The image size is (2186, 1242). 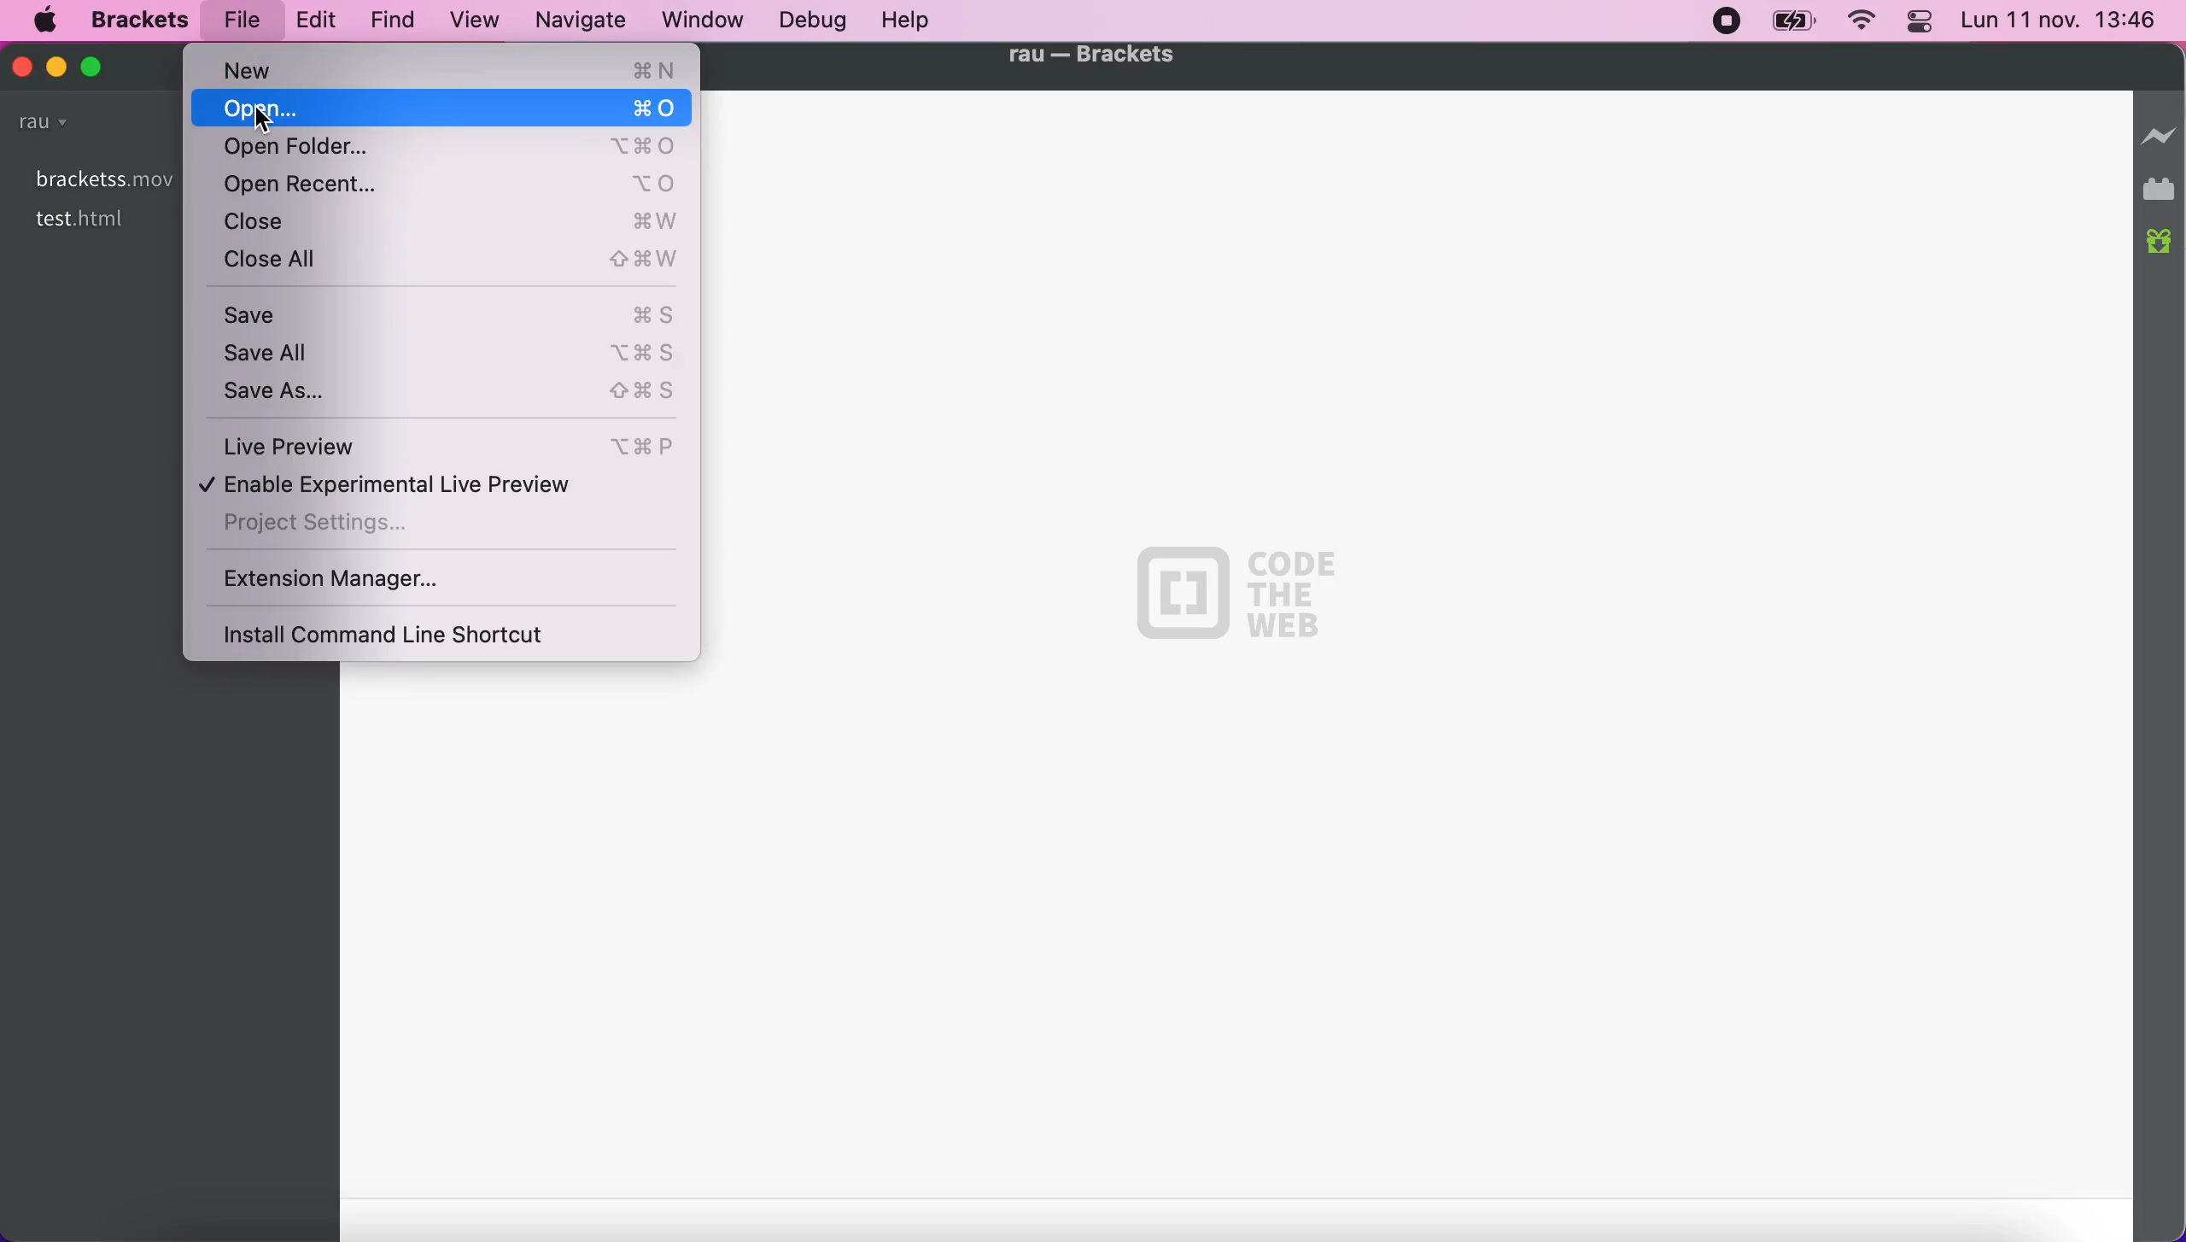 I want to click on close, so click(x=453, y=222).